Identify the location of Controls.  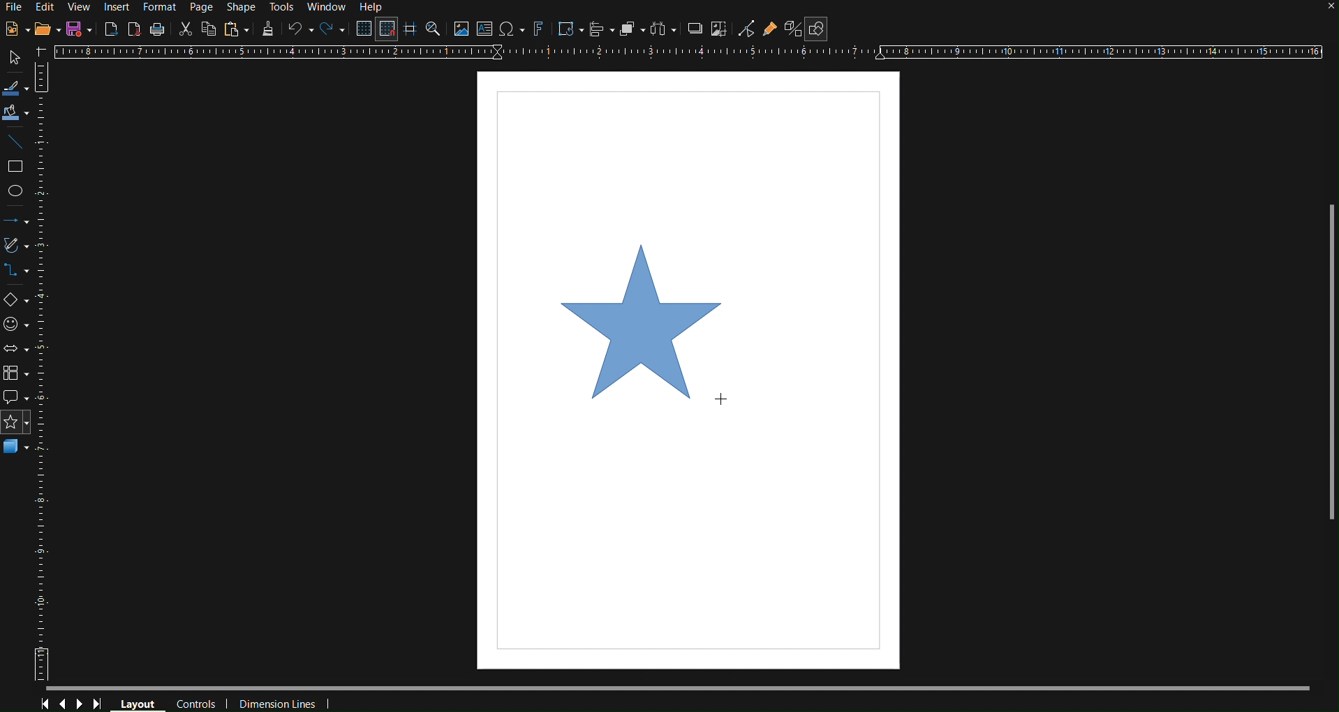
(72, 704).